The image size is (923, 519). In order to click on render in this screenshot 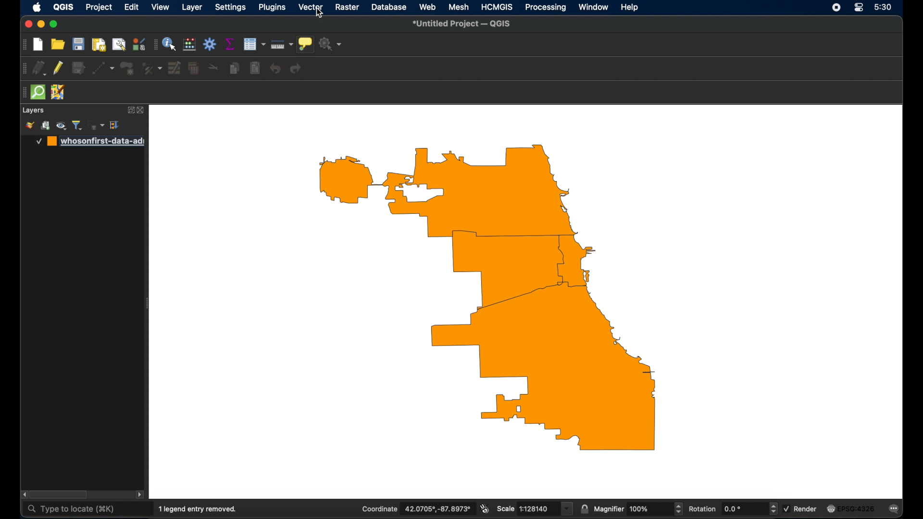, I will do `click(800, 509)`.